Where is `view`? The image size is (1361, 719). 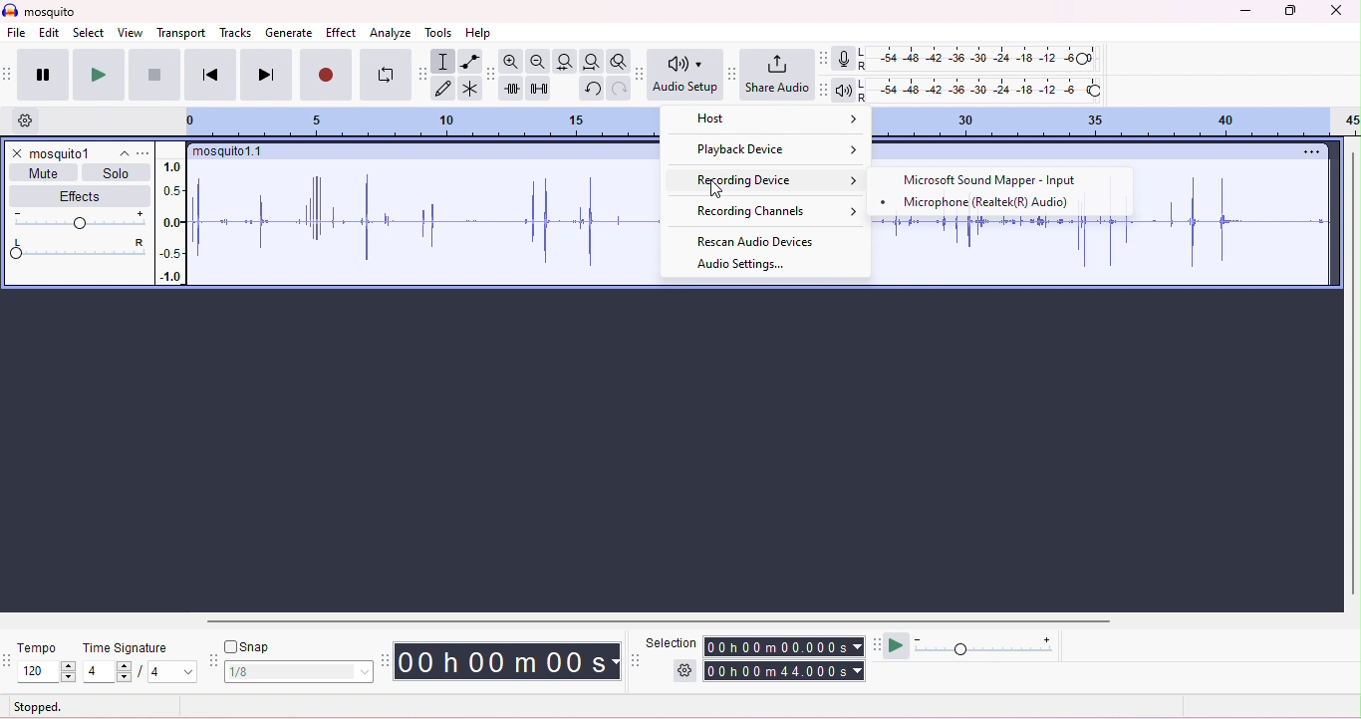
view is located at coordinates (130, 32).